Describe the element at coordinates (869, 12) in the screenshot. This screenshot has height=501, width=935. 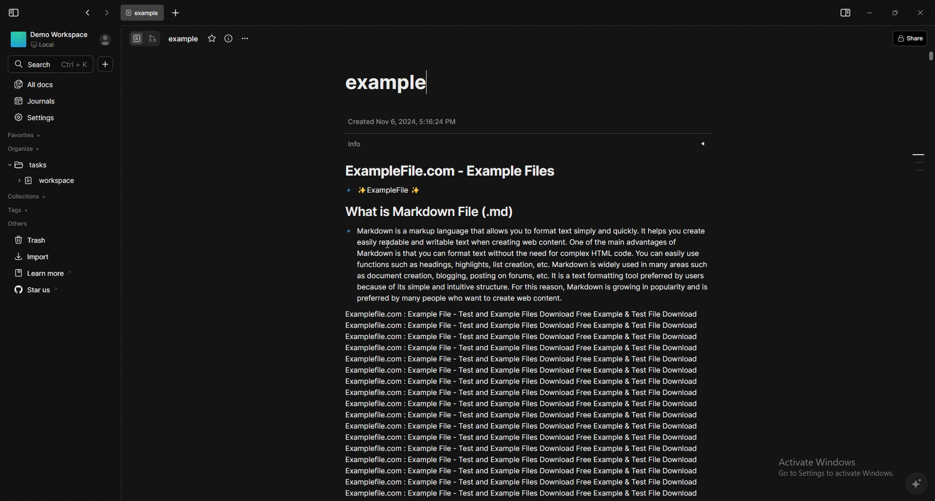
I see `minimize` at that location.